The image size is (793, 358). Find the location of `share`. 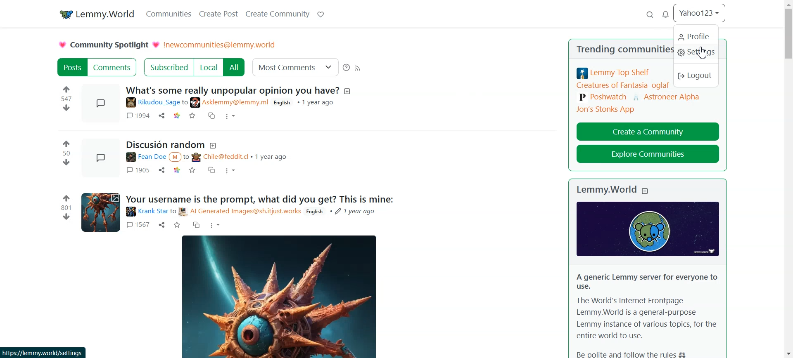

share is located at coordinates (161, 115).